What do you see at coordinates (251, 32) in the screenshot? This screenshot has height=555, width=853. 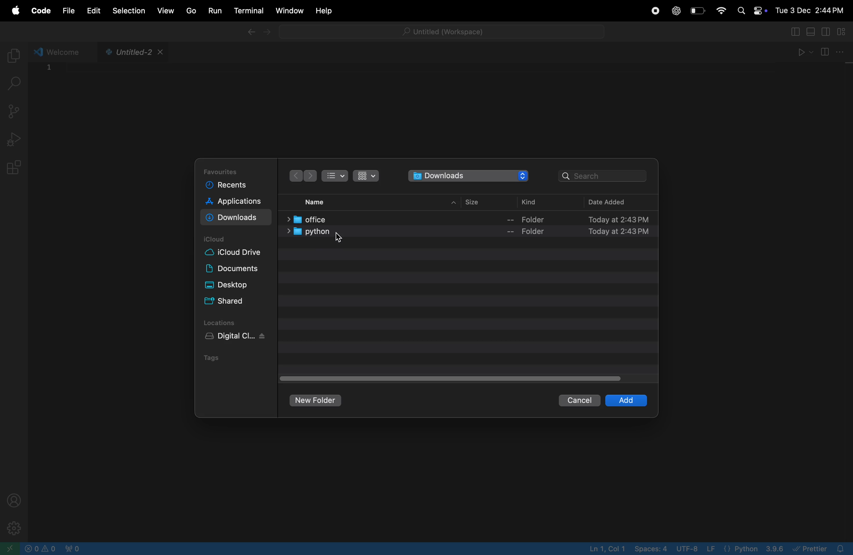 I see `backward` at bounding box center [251, 32].